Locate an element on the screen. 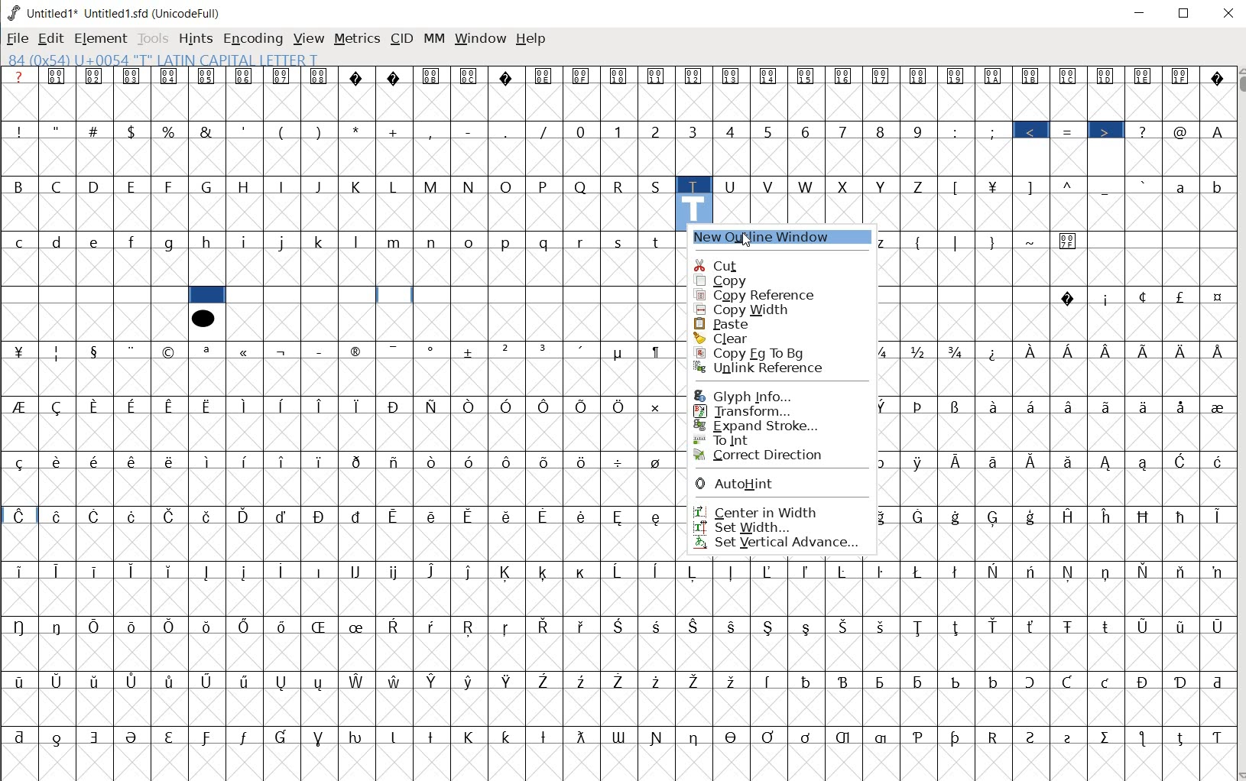 The height and width of the screenshot is (781, 1246). Symbol is located at coordinates (695, 76).